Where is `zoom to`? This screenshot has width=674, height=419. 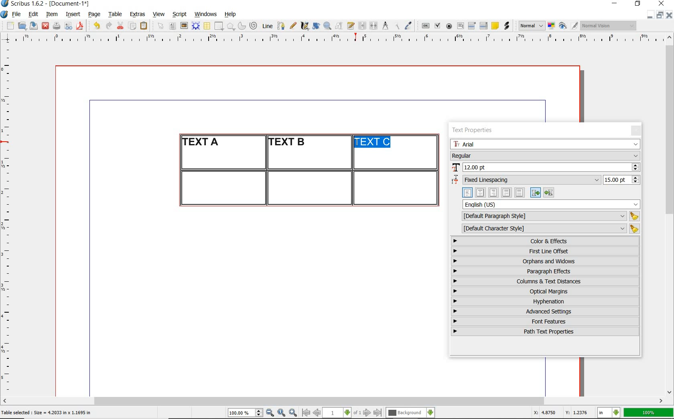
zoom to is located at coordinates (282, 413).